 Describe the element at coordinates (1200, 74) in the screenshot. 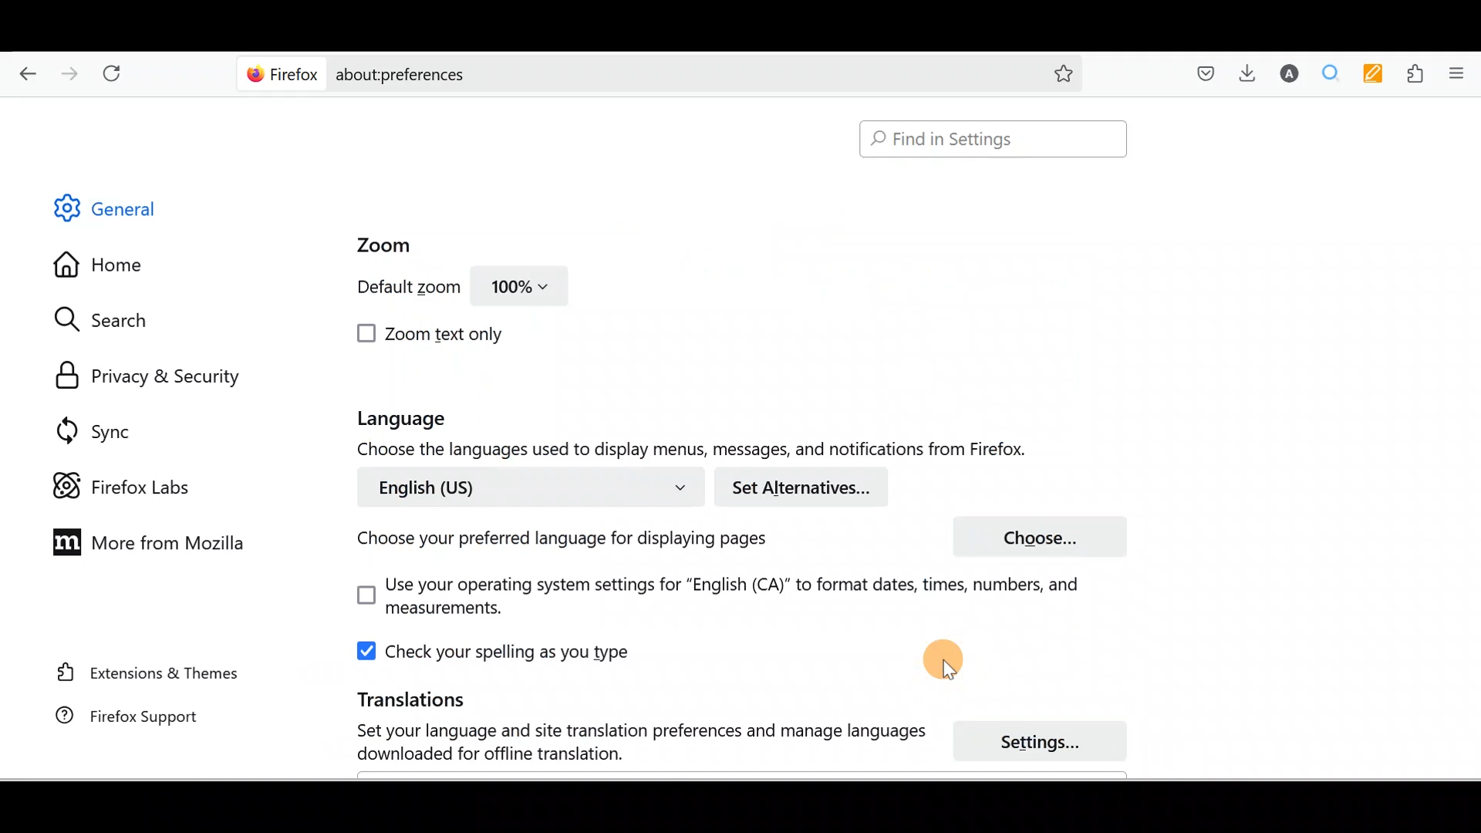

I see `Save to pocket` at that location.